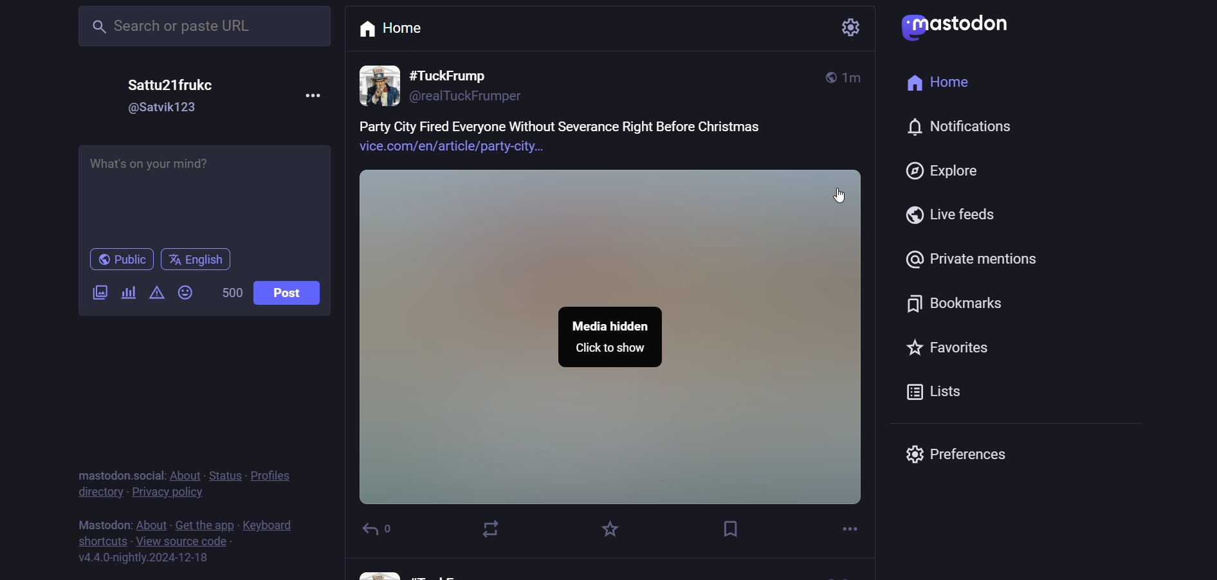  I want to click on status, so click(224, 473).